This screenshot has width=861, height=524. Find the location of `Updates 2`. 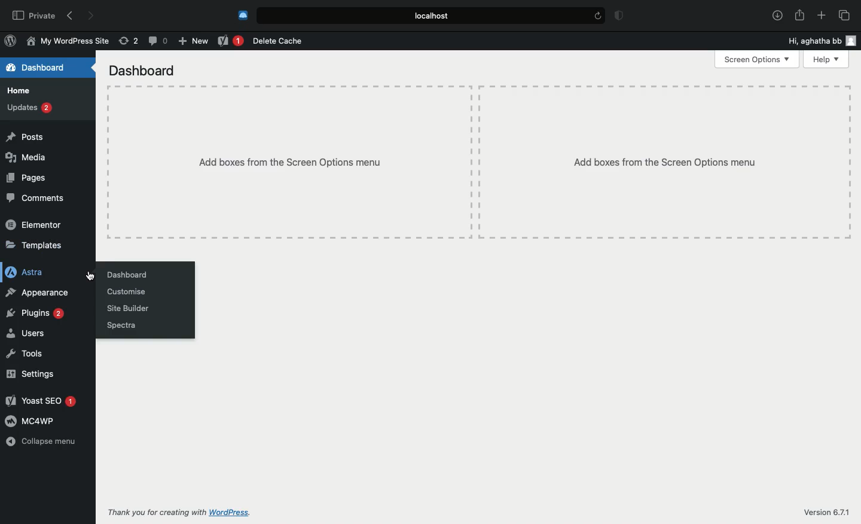

Updates 2 is located at coordinates (30, 109).